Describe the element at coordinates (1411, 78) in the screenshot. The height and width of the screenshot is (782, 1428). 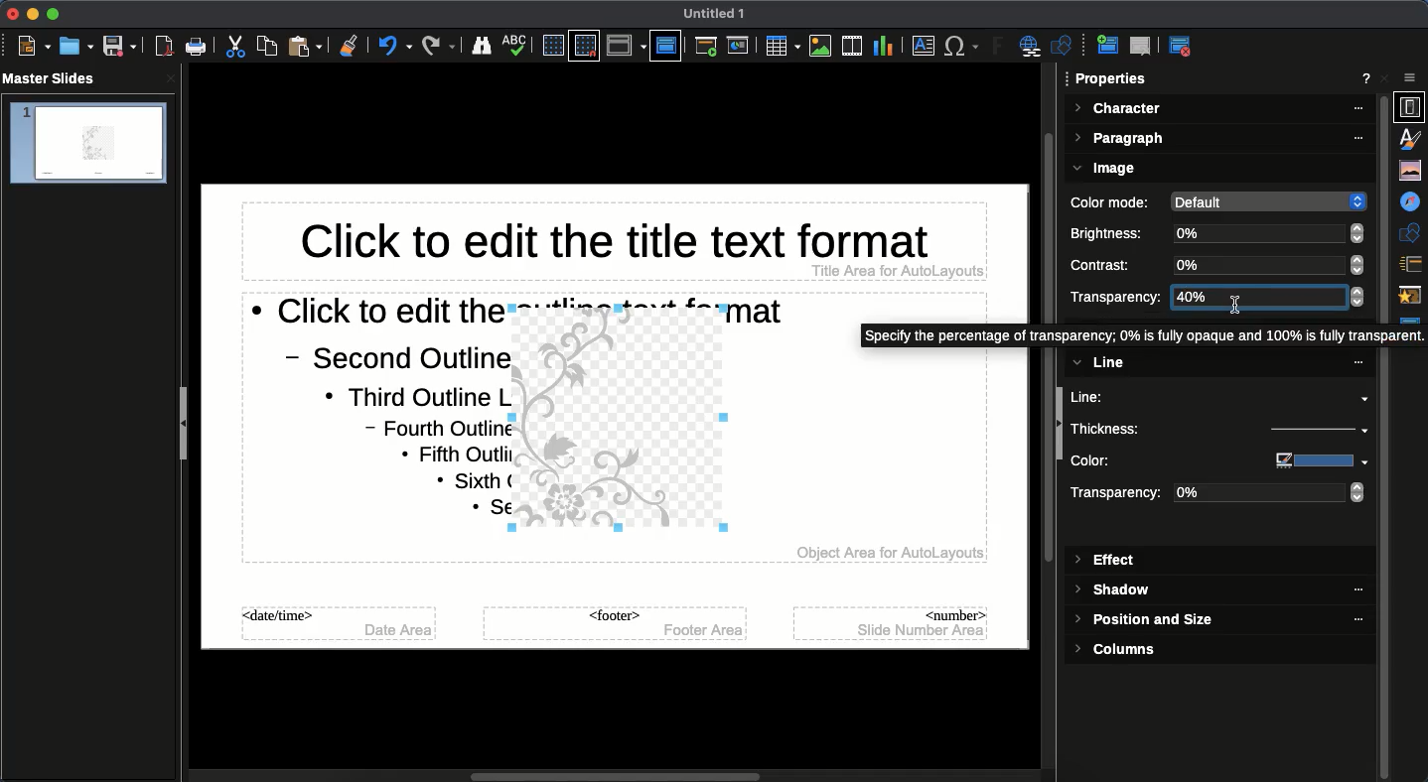
I see `options` at that location.